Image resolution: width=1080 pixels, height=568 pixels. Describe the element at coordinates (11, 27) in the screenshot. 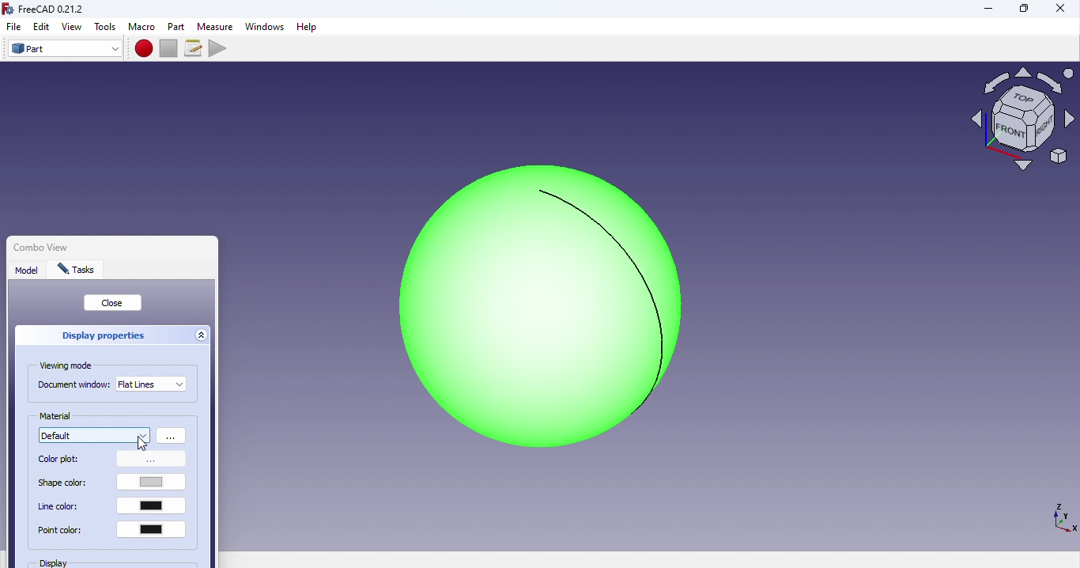

I see `File` at that location.